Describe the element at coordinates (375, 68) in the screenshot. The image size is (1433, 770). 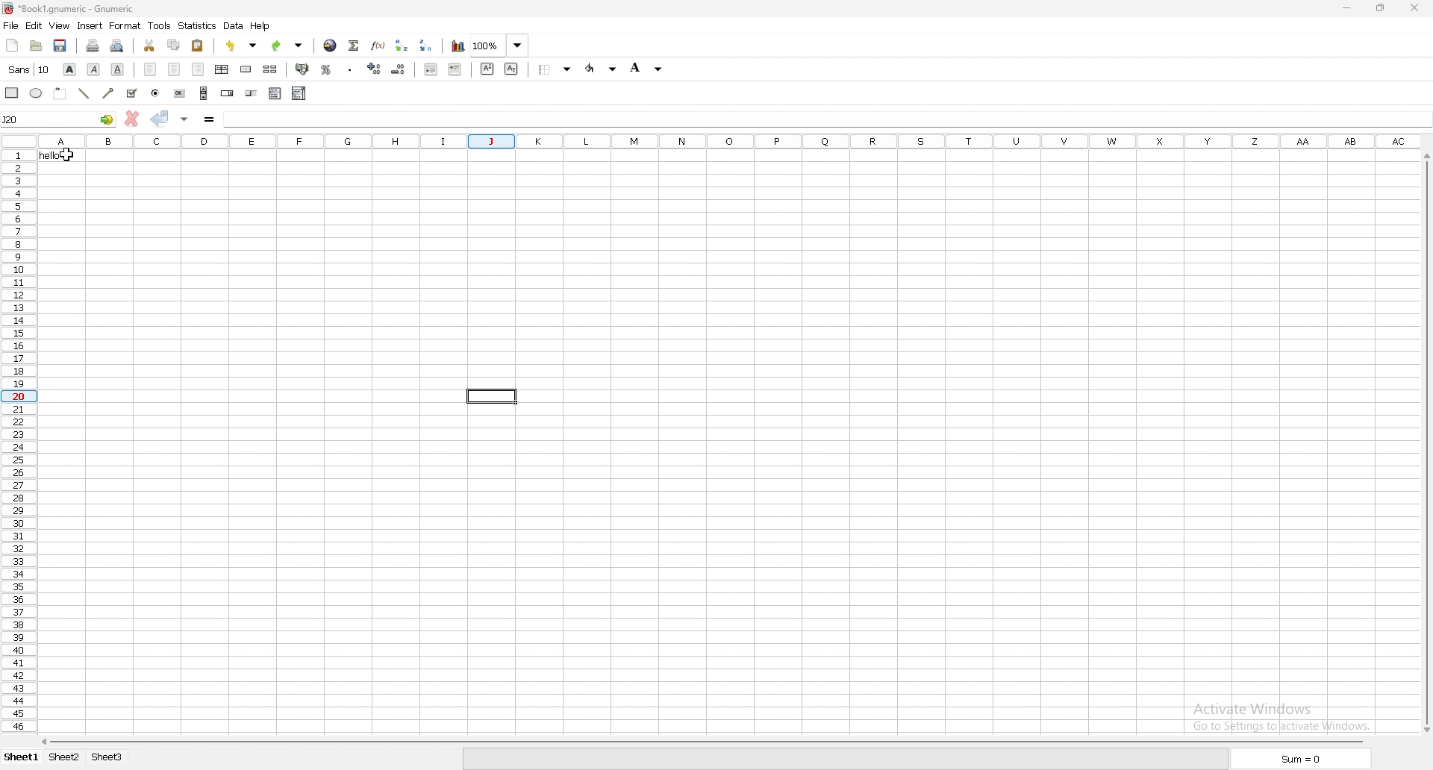
I see `increase decimal` at that location.